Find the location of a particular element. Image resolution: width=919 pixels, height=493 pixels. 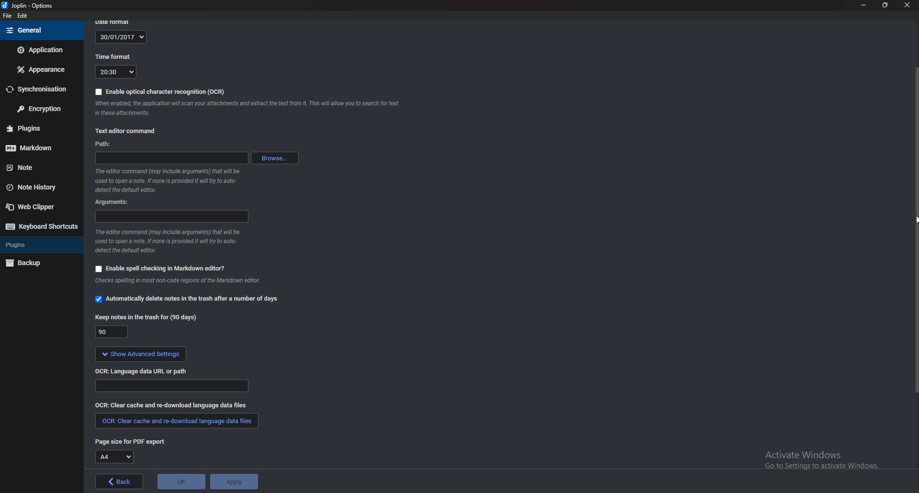

Keep notes in the trash for is located at coordinates (146, 319).